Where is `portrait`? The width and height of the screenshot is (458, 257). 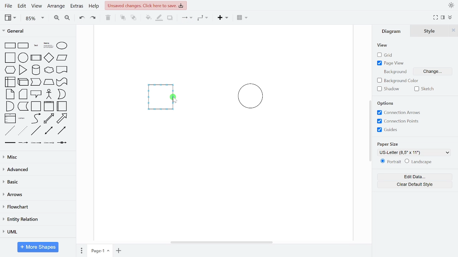 portrait is located at coordinates (391, 162).